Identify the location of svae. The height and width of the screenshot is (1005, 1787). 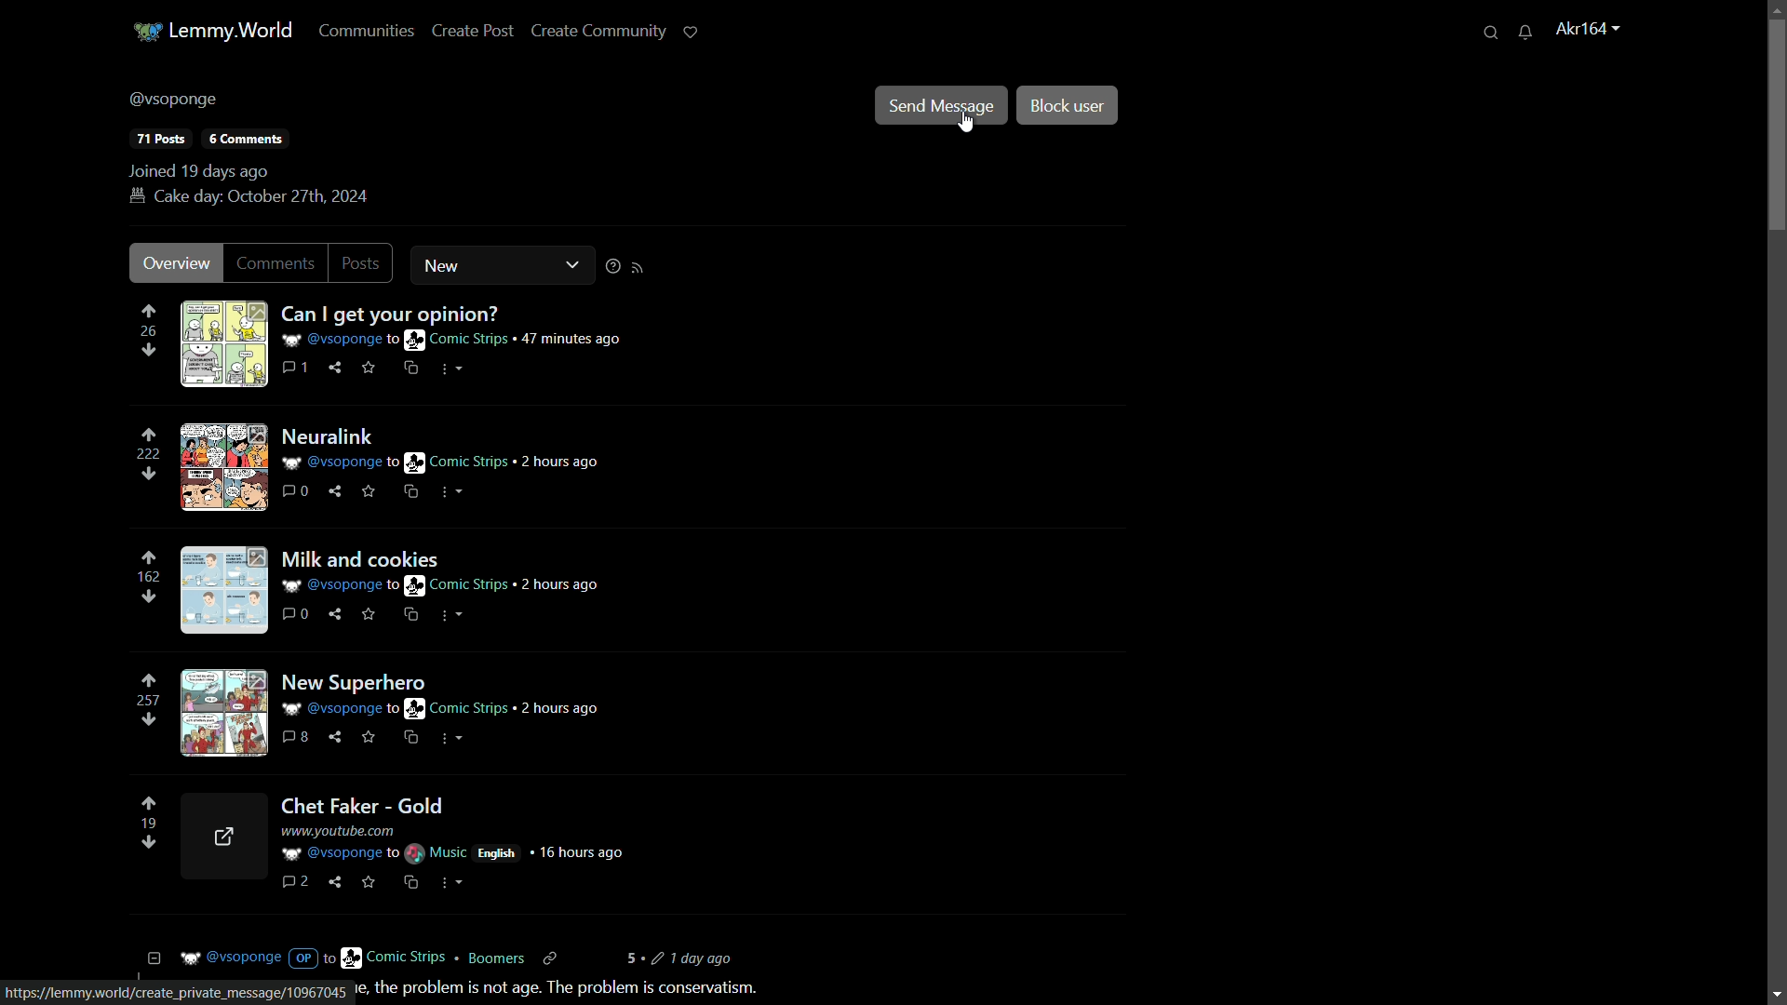
(370, 368).